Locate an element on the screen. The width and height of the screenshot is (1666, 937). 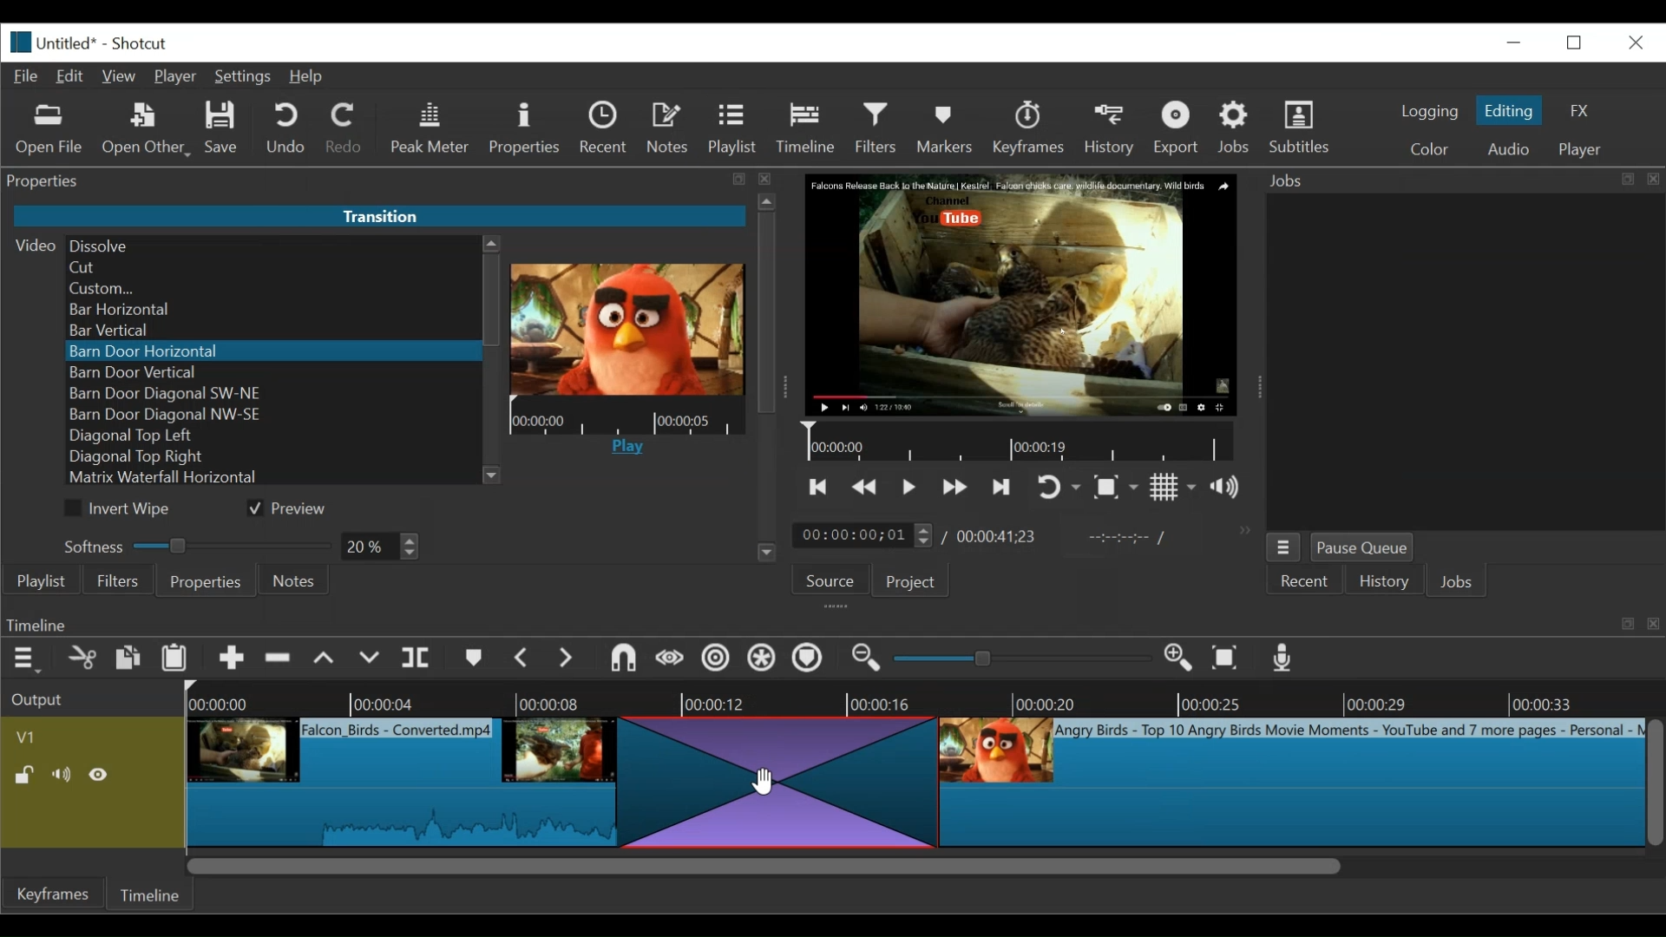
Media Viewer is located at coordinates (1020, 294).